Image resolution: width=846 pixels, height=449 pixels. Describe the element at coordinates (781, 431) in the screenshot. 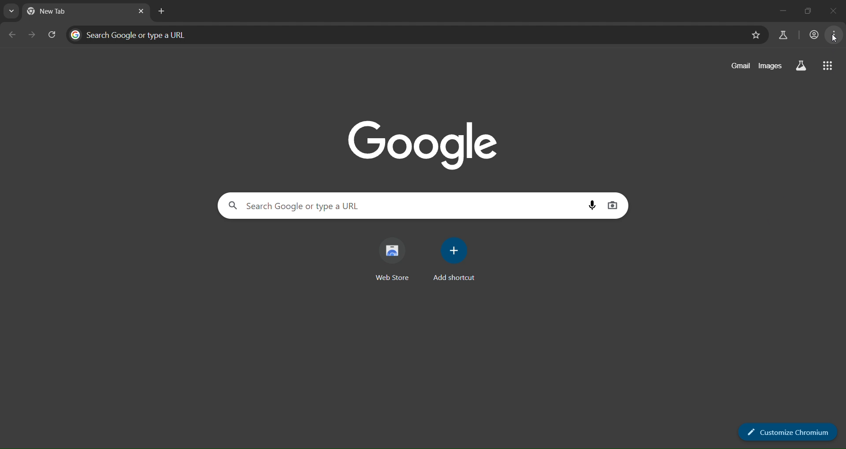

I see `Customize Chrome` at that location.